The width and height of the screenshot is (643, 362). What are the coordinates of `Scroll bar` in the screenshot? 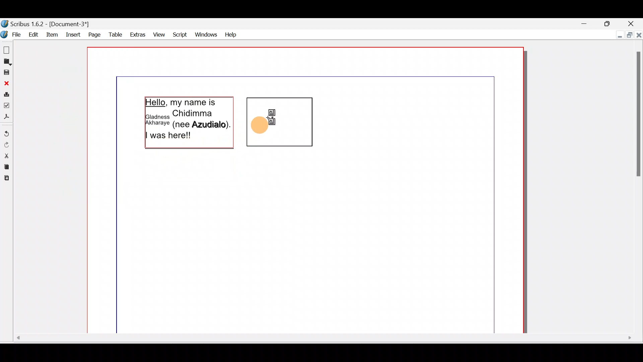 It's located at (637, 188).